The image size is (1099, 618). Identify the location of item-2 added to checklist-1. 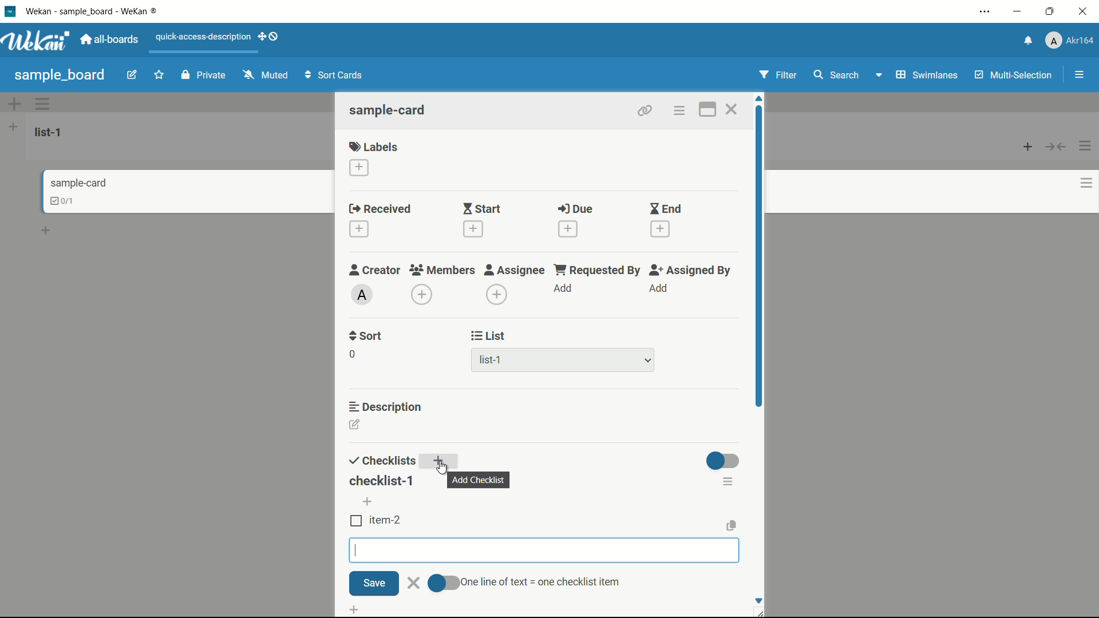
(376, 520).